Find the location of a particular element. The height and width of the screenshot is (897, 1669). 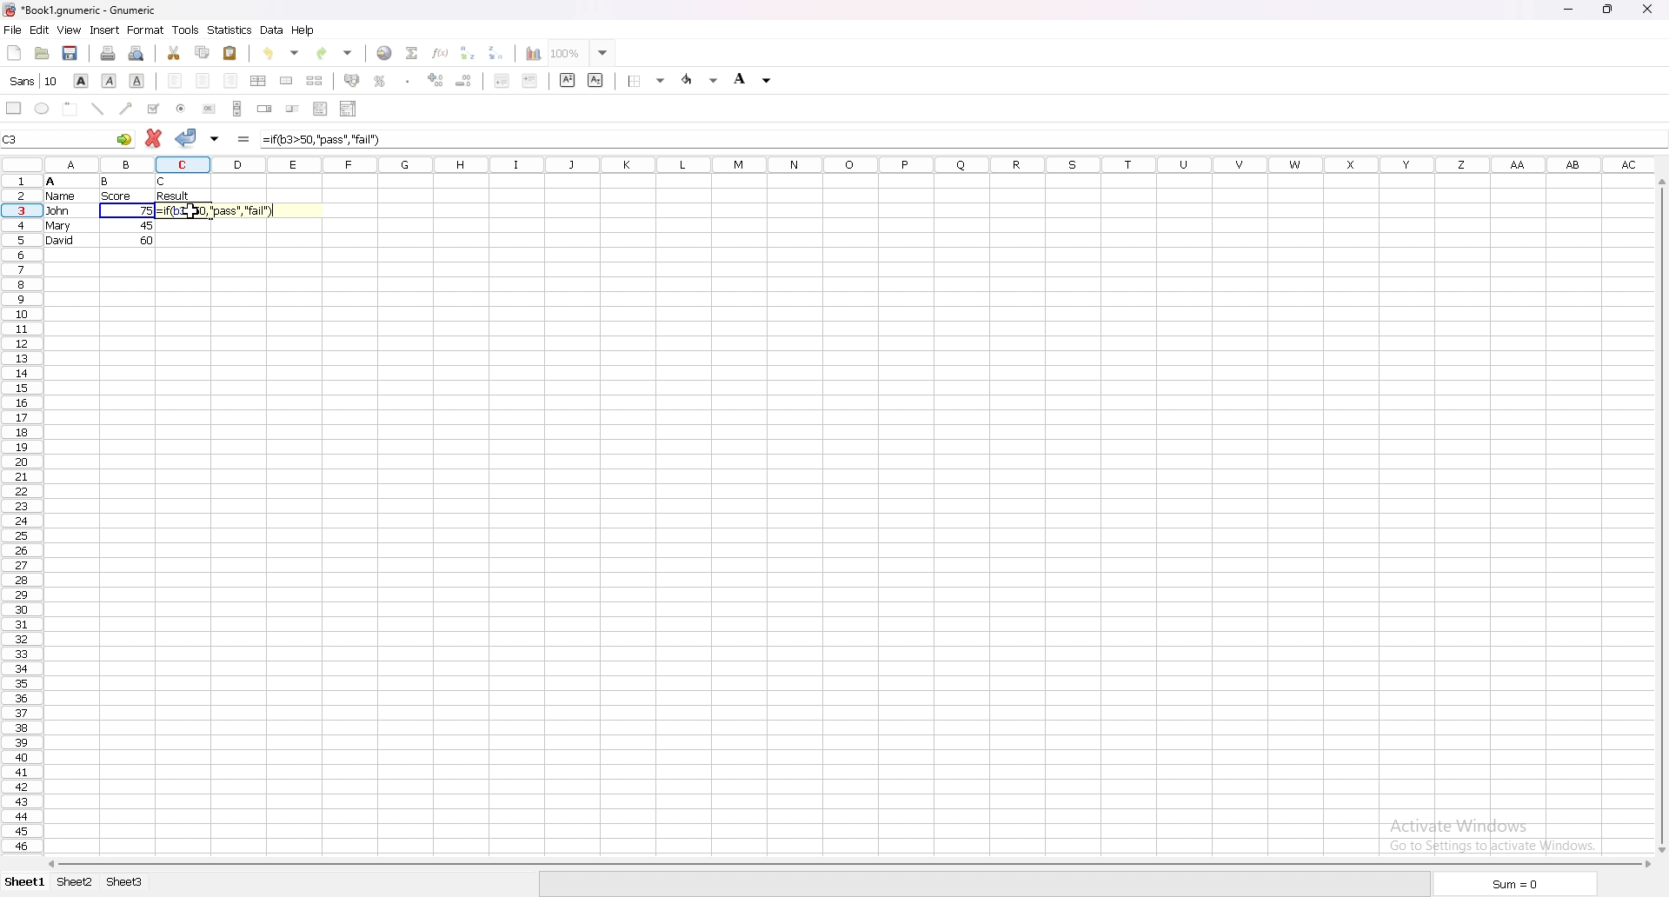

summation is located at coordinates (413, 54).